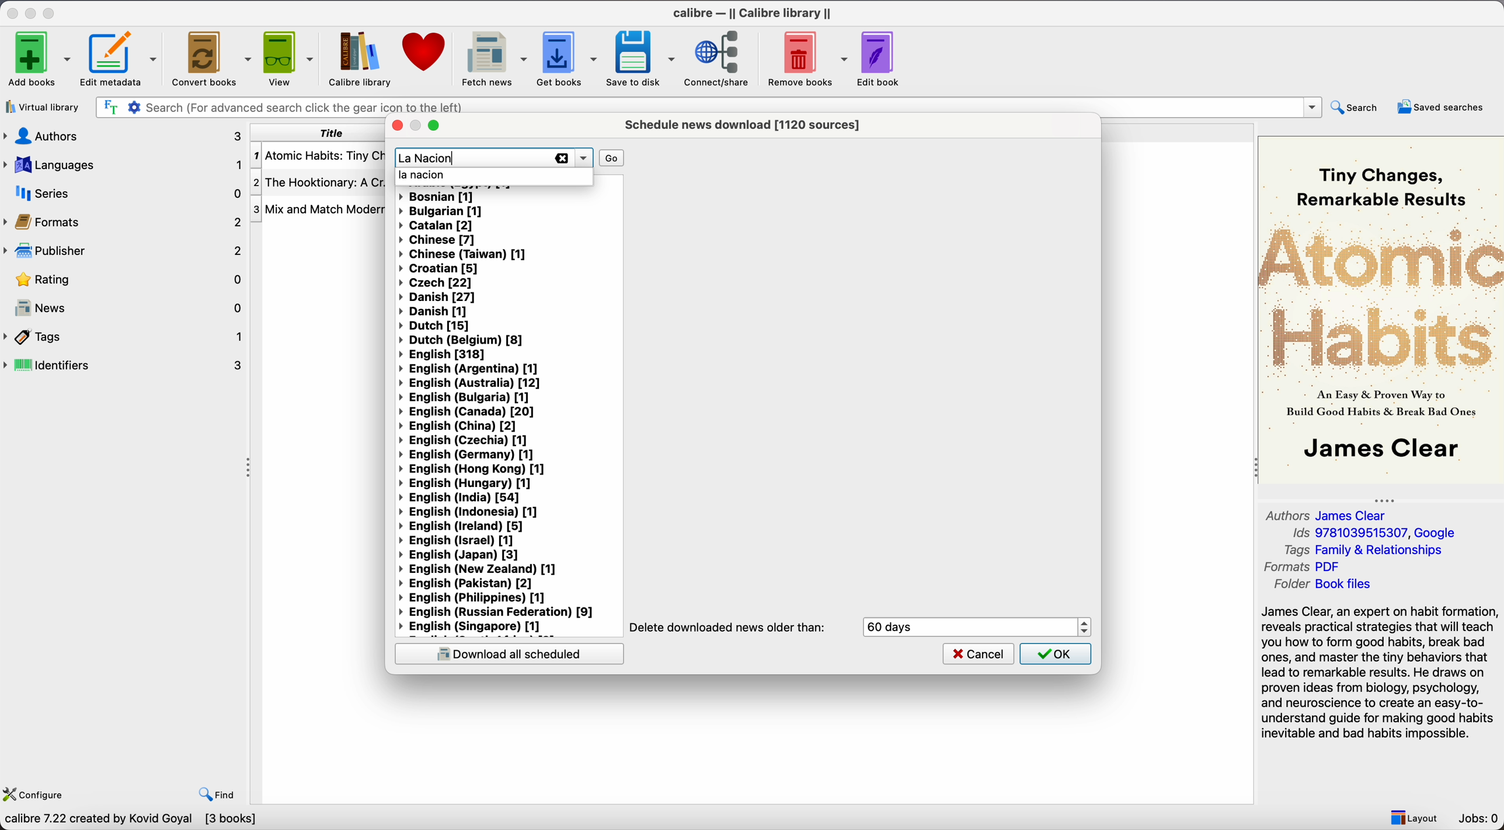  Describe the element at coordinates (1305, 568) in the screenshot. I see `Formats Pdf` at that location.